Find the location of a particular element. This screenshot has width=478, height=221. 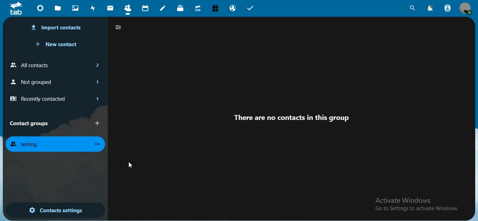

synology is located at coordinates (198, 8).